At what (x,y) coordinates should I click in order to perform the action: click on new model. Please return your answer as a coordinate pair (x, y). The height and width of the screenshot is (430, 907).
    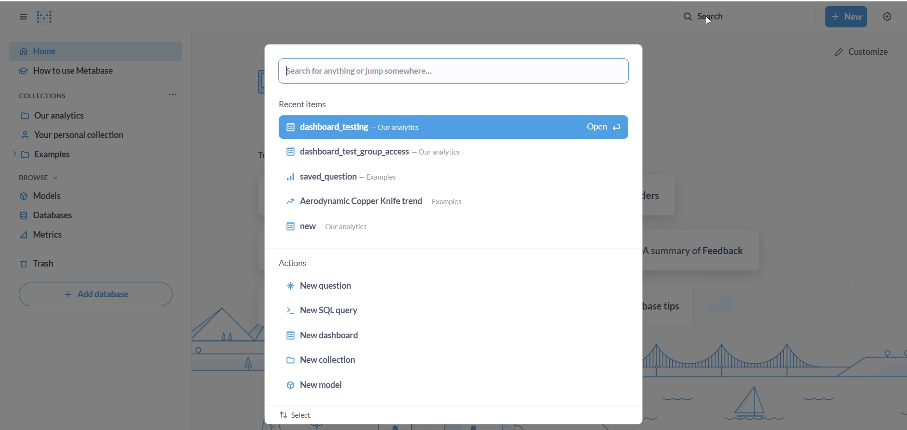
    Looking at the image, I should click on (436, 387).